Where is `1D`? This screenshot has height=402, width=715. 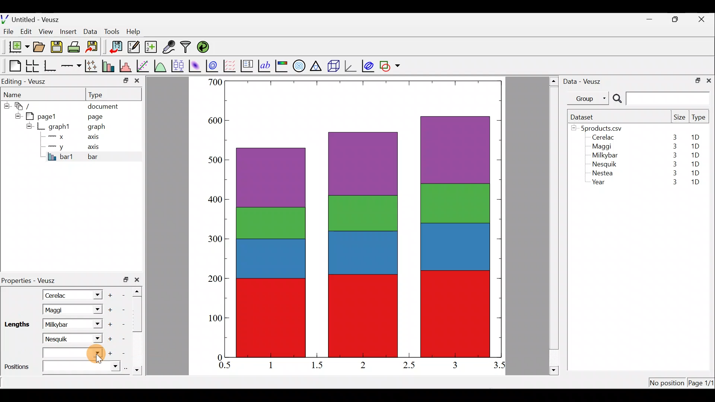 1D is located at coordinates (696, 163).